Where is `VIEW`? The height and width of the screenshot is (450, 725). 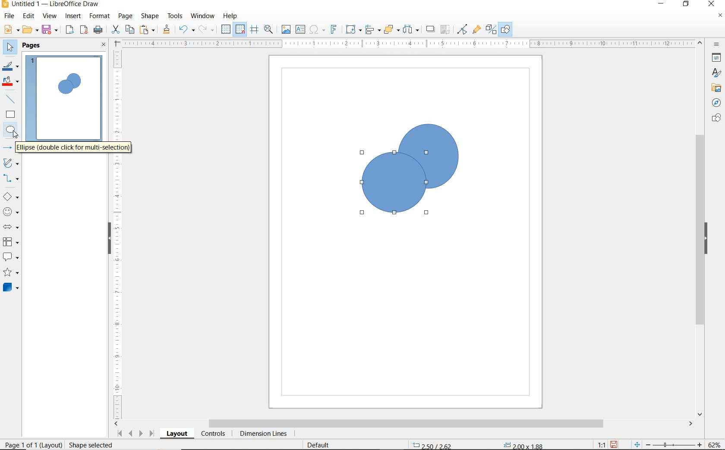 VIEW is located at coordinates (50, 16).